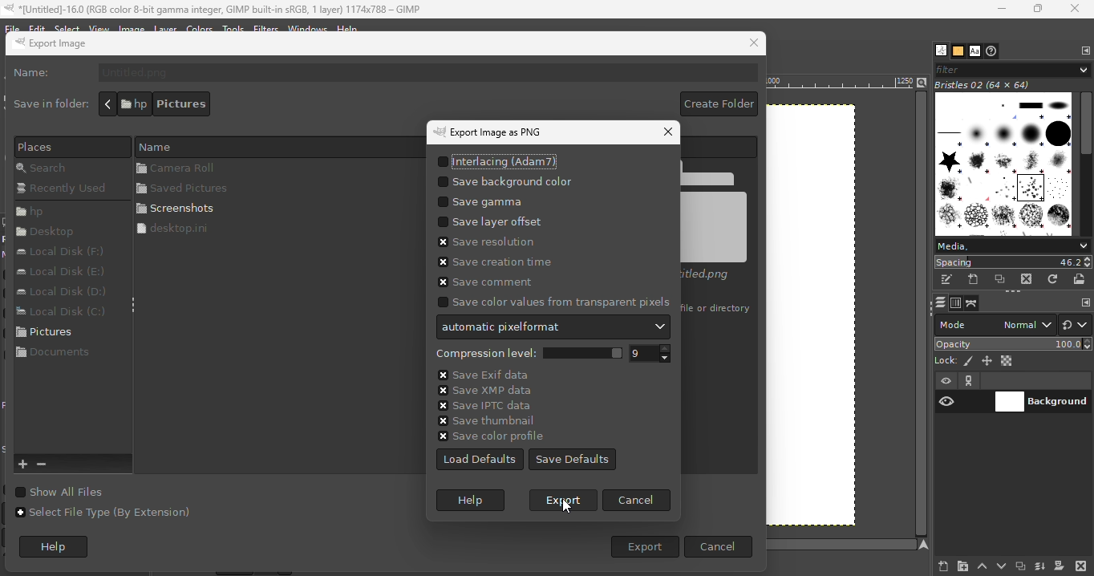  Describe the element at coordinates (986, 85) in the screenshot. I see `Bristles 02 (64 x 64)` at that location.